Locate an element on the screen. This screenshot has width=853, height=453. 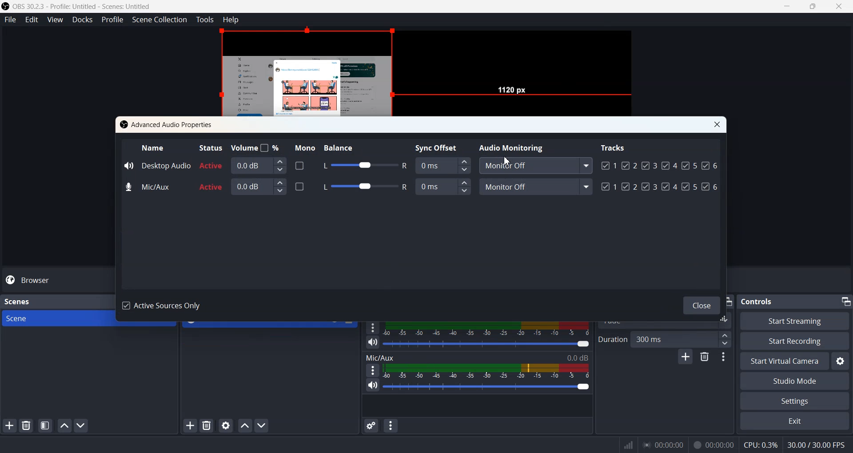
Mute / Unmute is located at coordinates (373, 385).